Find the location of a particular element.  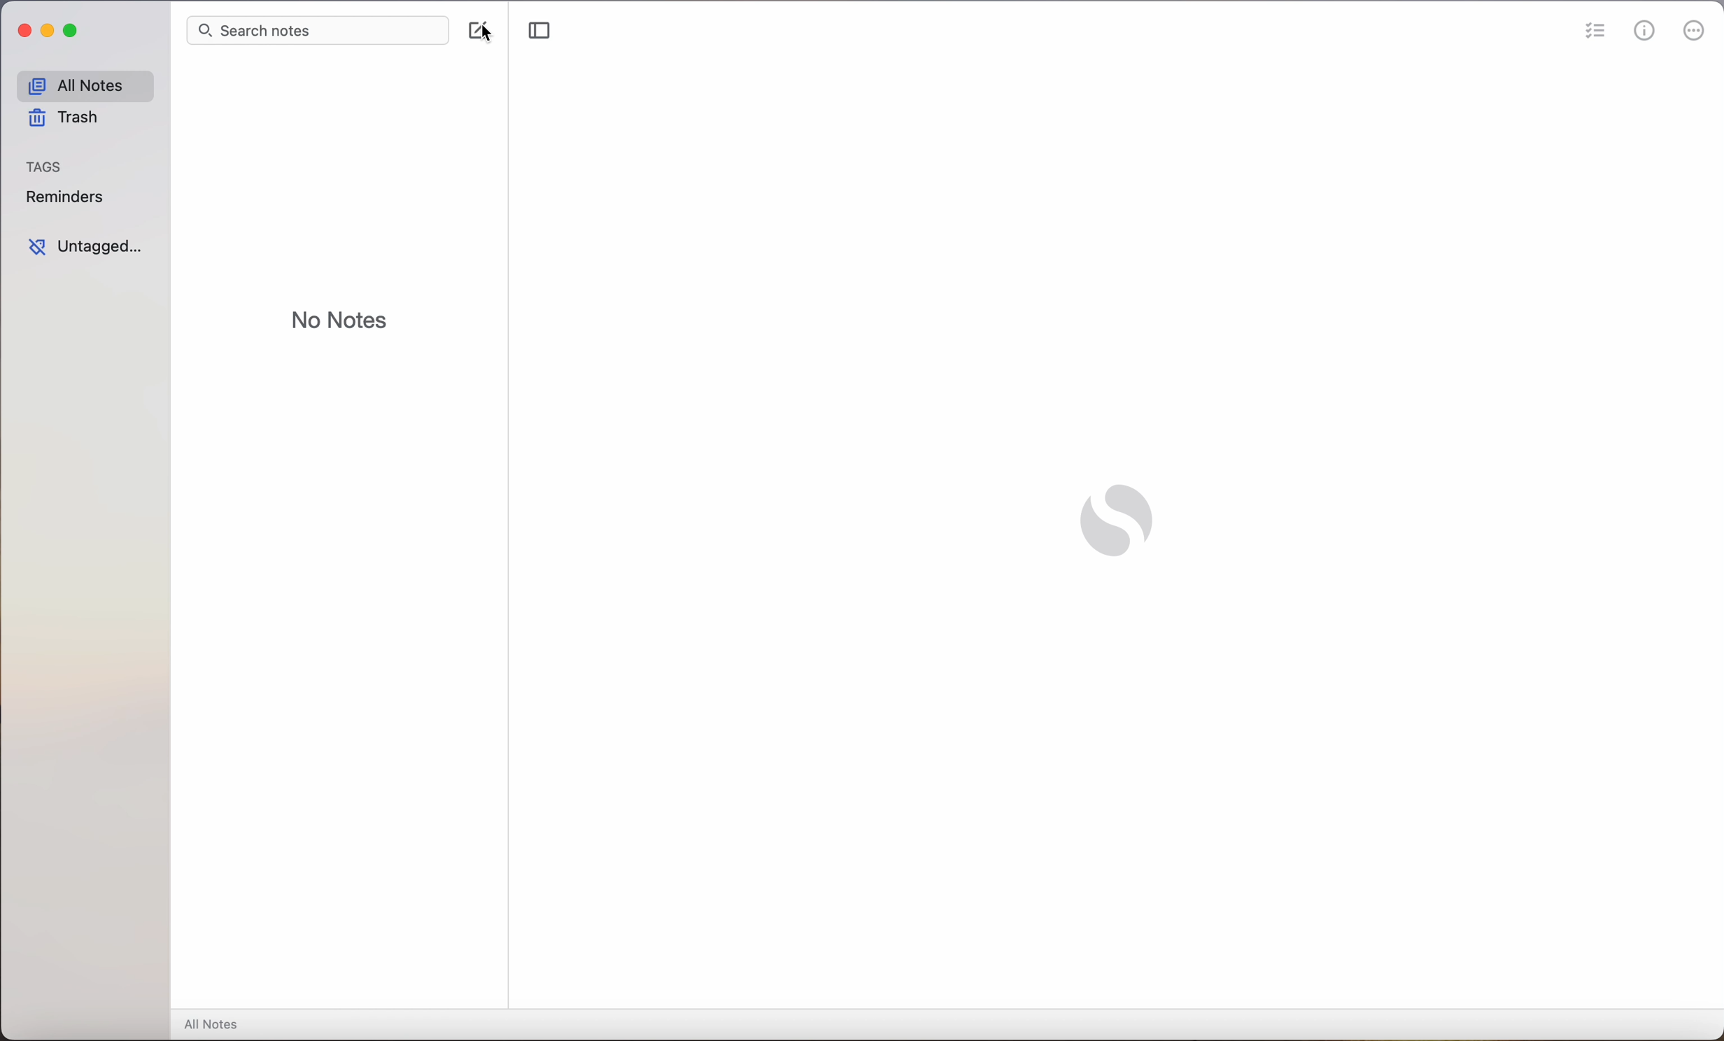

checklist is located at coordinates (1596, 32).